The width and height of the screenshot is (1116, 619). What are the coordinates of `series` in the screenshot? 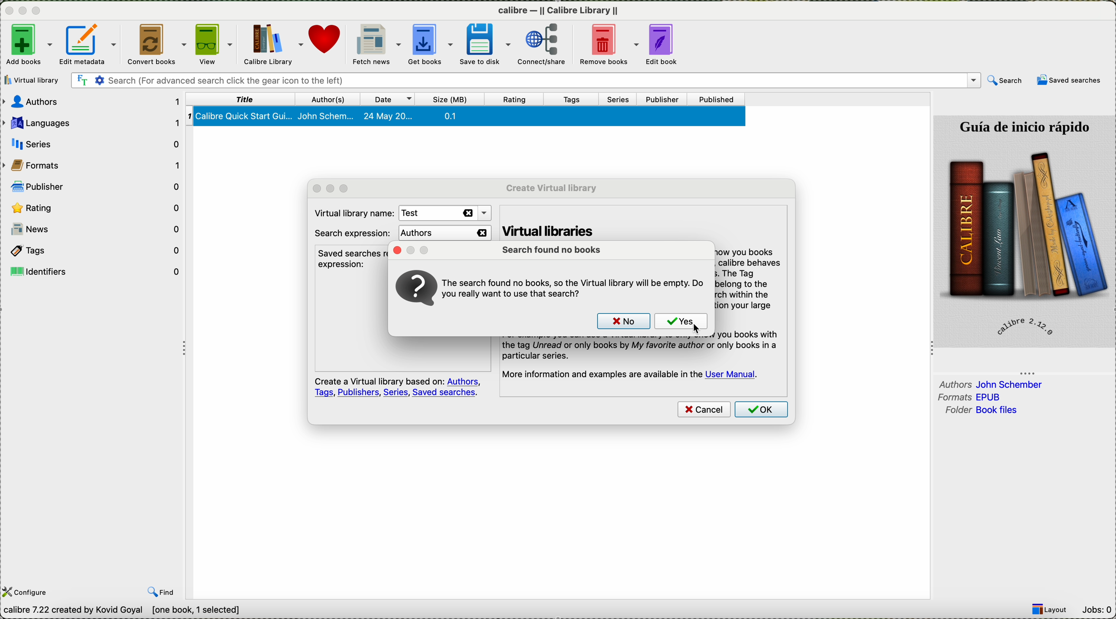 It's located at (621, 99).